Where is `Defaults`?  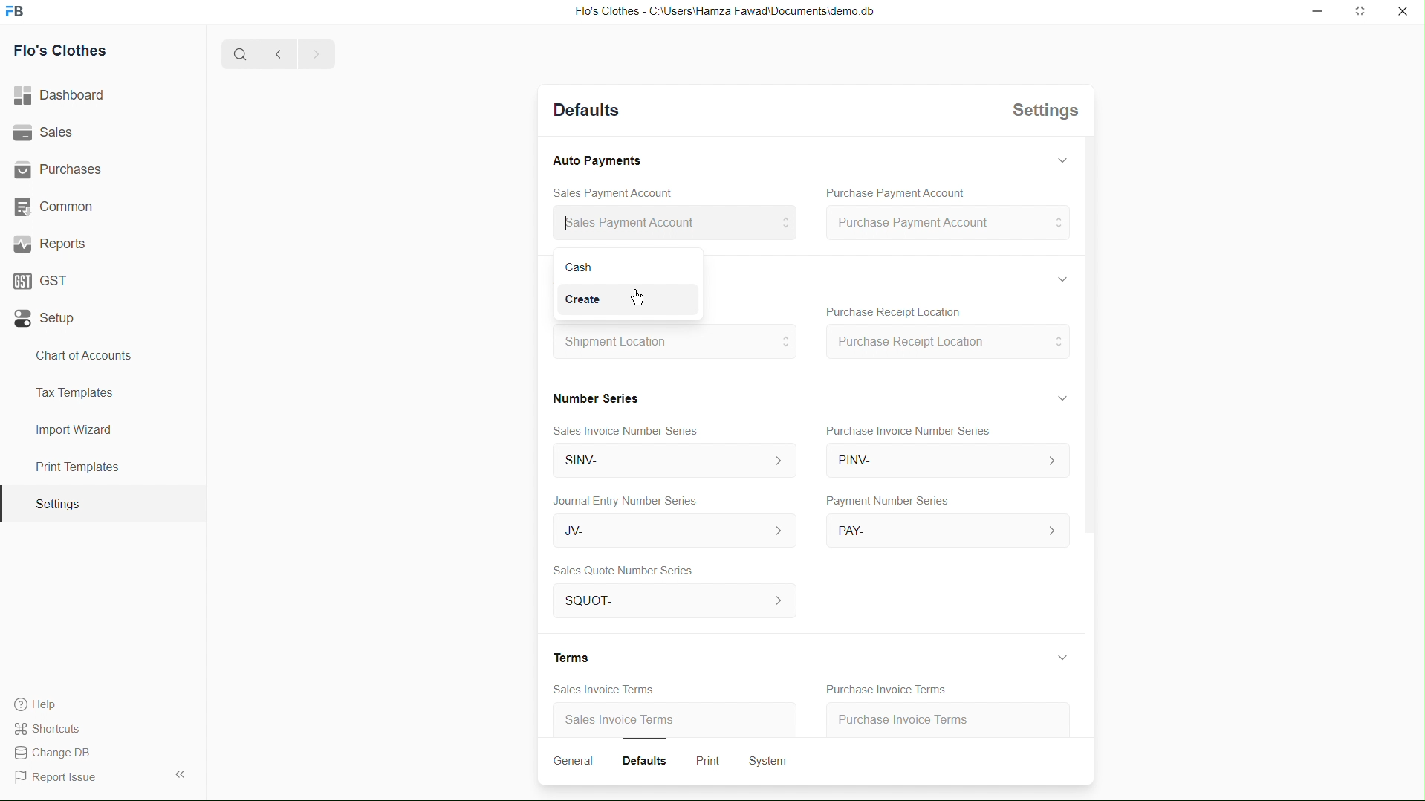
Defaults is located at coordinates (640, 760).